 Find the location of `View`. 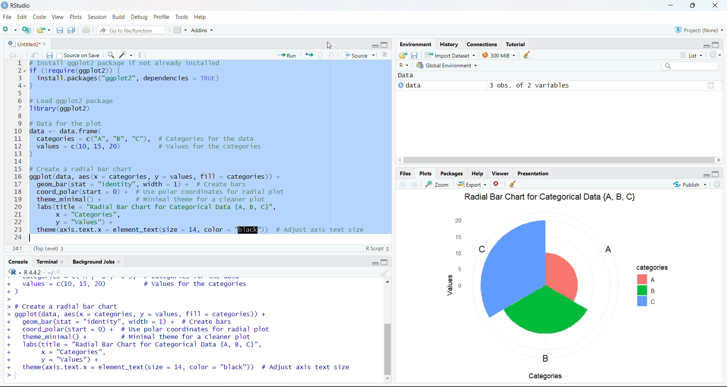

View is located at coordinates (57, 17).